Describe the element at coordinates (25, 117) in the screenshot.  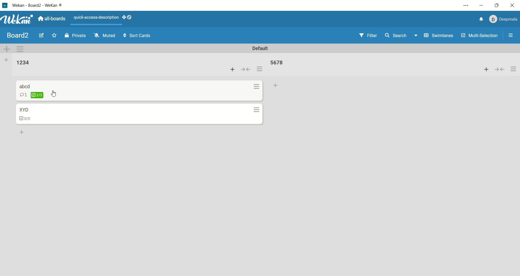
I see `checklist` at that location.